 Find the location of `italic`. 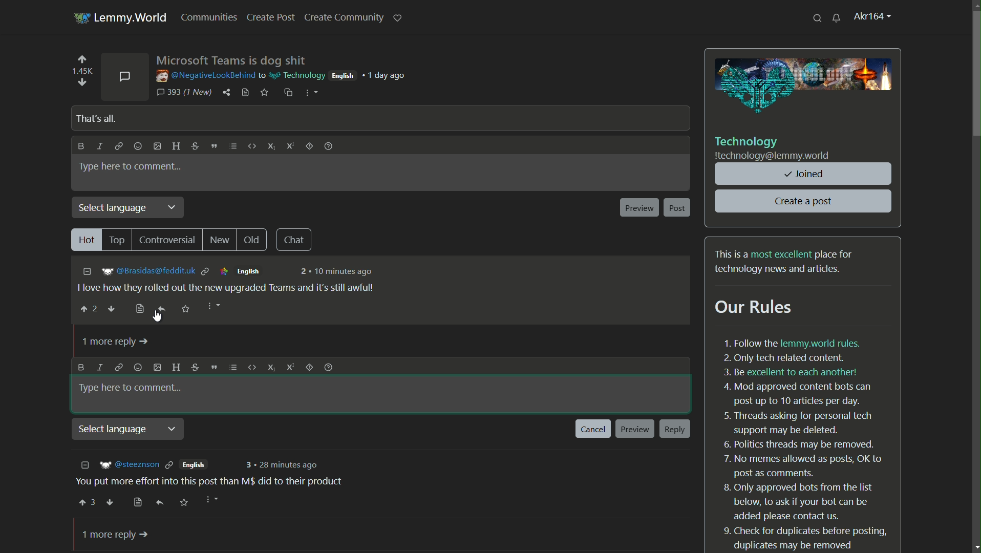

italic is located at coordinates (101, 146).